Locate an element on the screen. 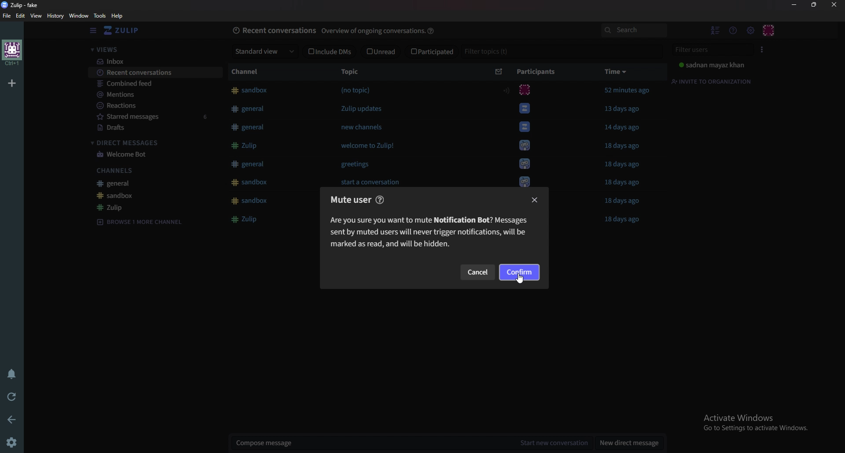 This screenshot has width=845, height=453. 18 days ago is located at coordinates (627, 146).